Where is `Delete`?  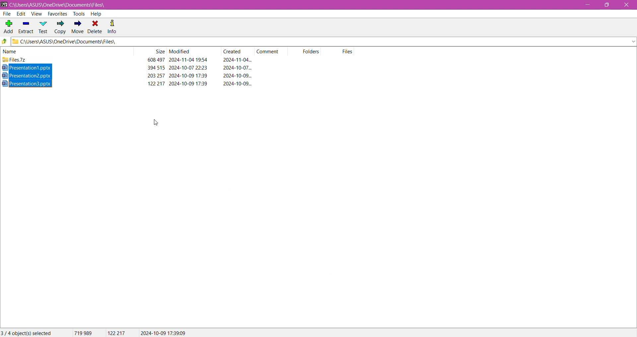 Delete is located at coordinates (95, 26).